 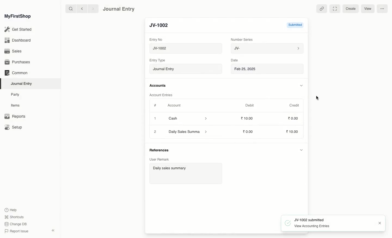 I want to click on Daily sales summary, so click(x=188, y=132).